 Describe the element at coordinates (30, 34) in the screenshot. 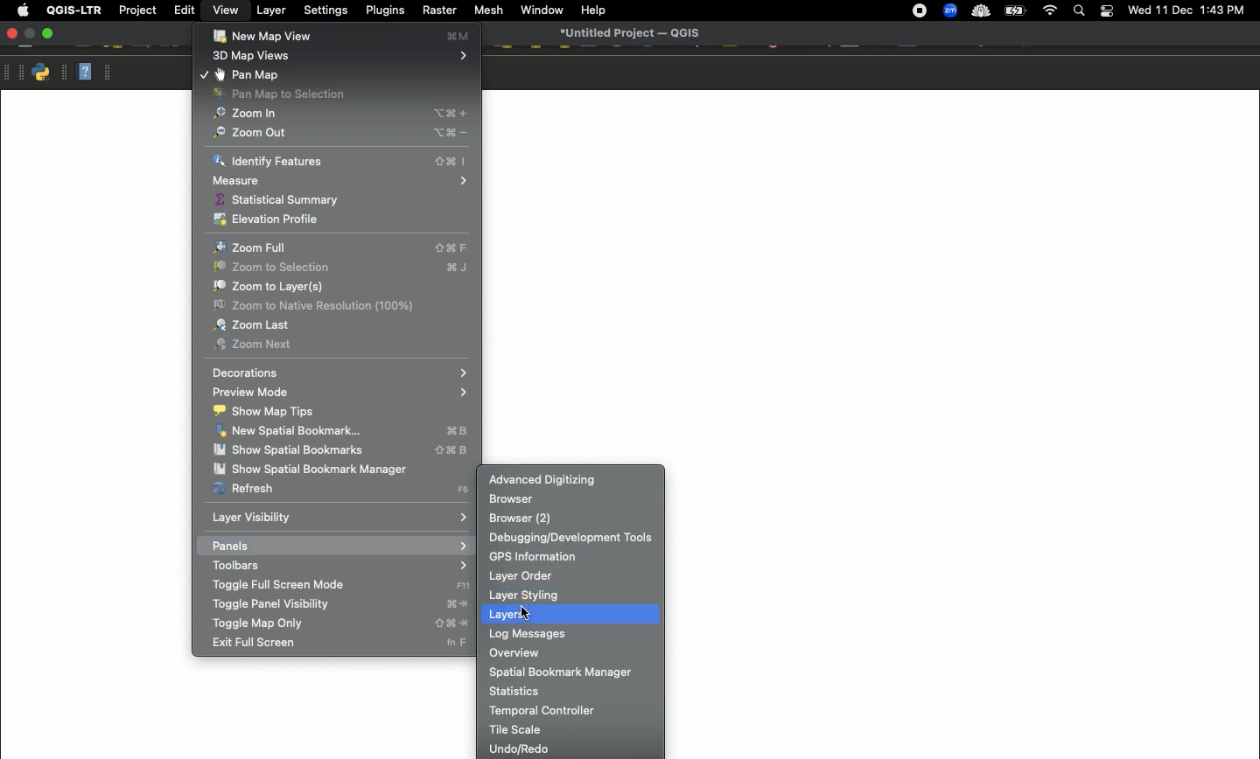

I see `Minimize` at that location.